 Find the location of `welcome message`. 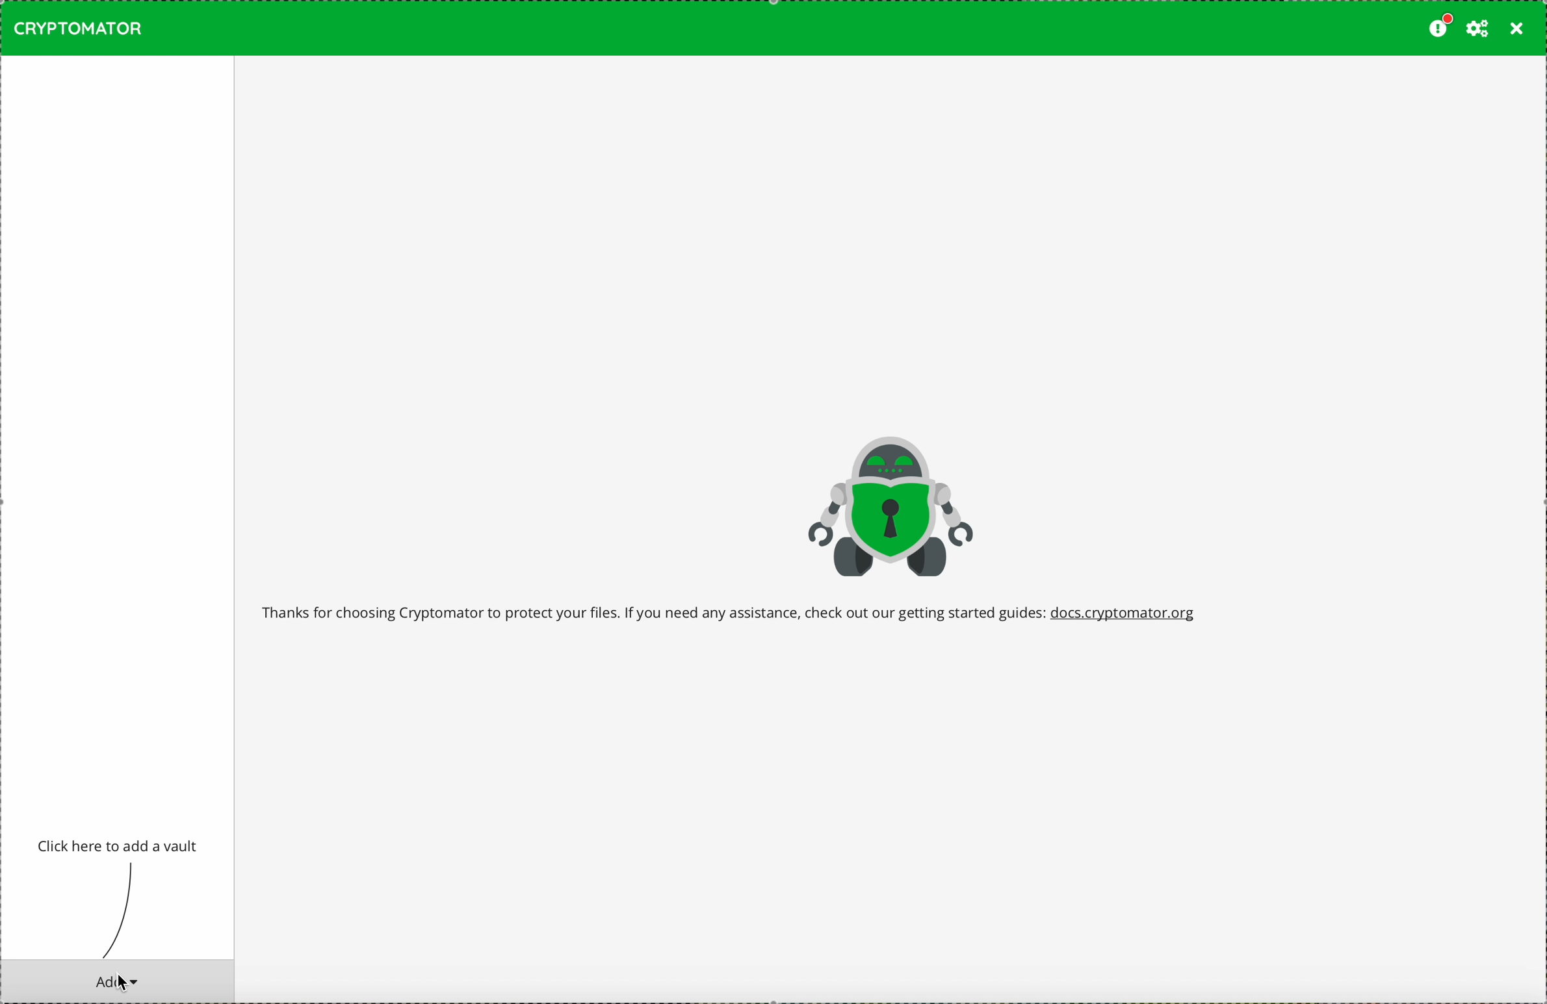

welcome message is located at coordinates (728, 613).